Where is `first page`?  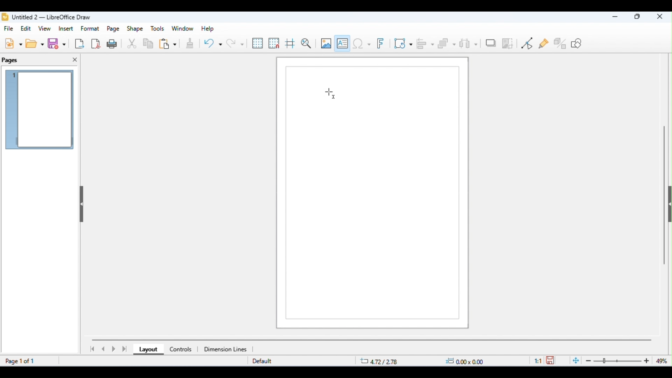 first page is located at coordinates (92, 349).